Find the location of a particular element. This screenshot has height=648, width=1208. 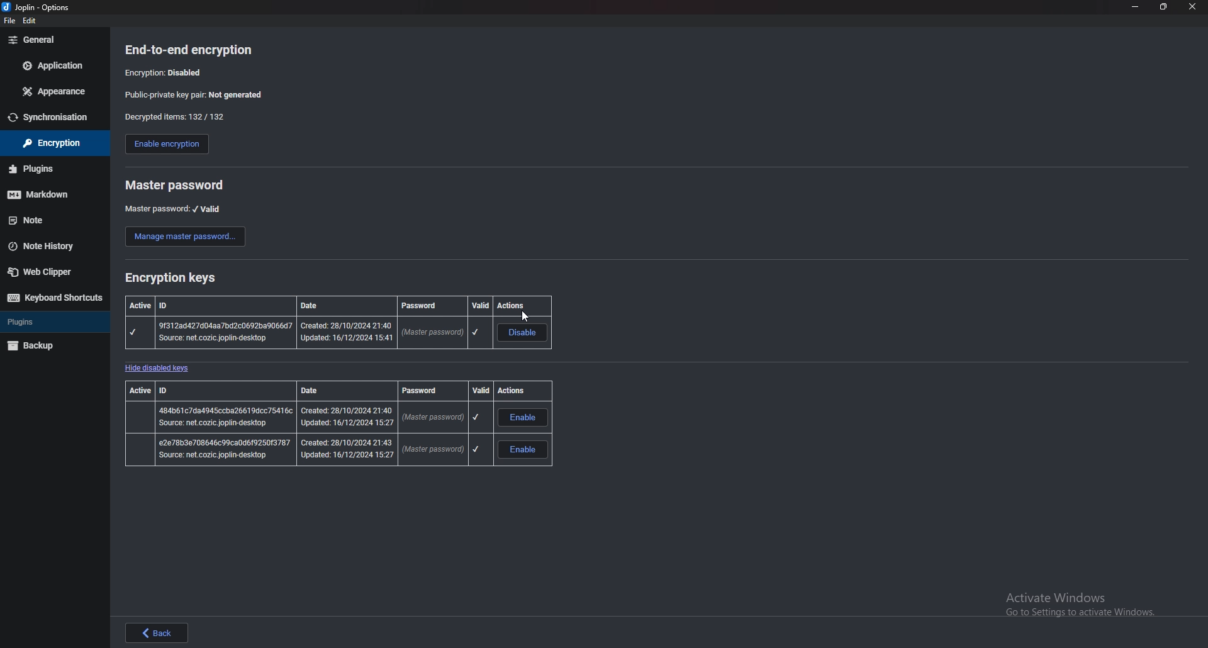

close is located at coordinates (1191, 8).